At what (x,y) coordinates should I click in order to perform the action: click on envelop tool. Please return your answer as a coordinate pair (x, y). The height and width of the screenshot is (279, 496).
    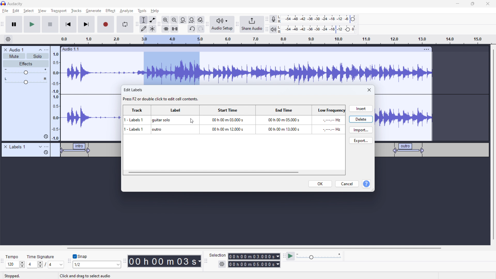
    Looking at the image, I should click on (152, 20).